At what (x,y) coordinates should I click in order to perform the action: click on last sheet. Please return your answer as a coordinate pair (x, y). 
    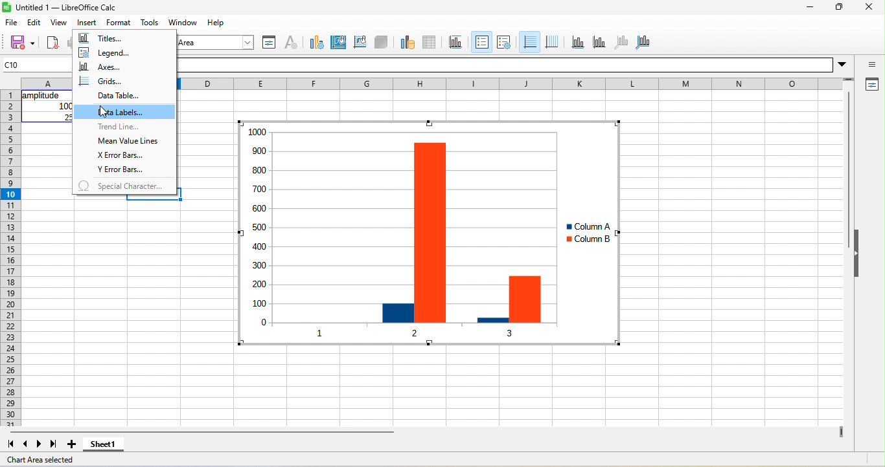
    Looking at the image, I should click on (54, 444).